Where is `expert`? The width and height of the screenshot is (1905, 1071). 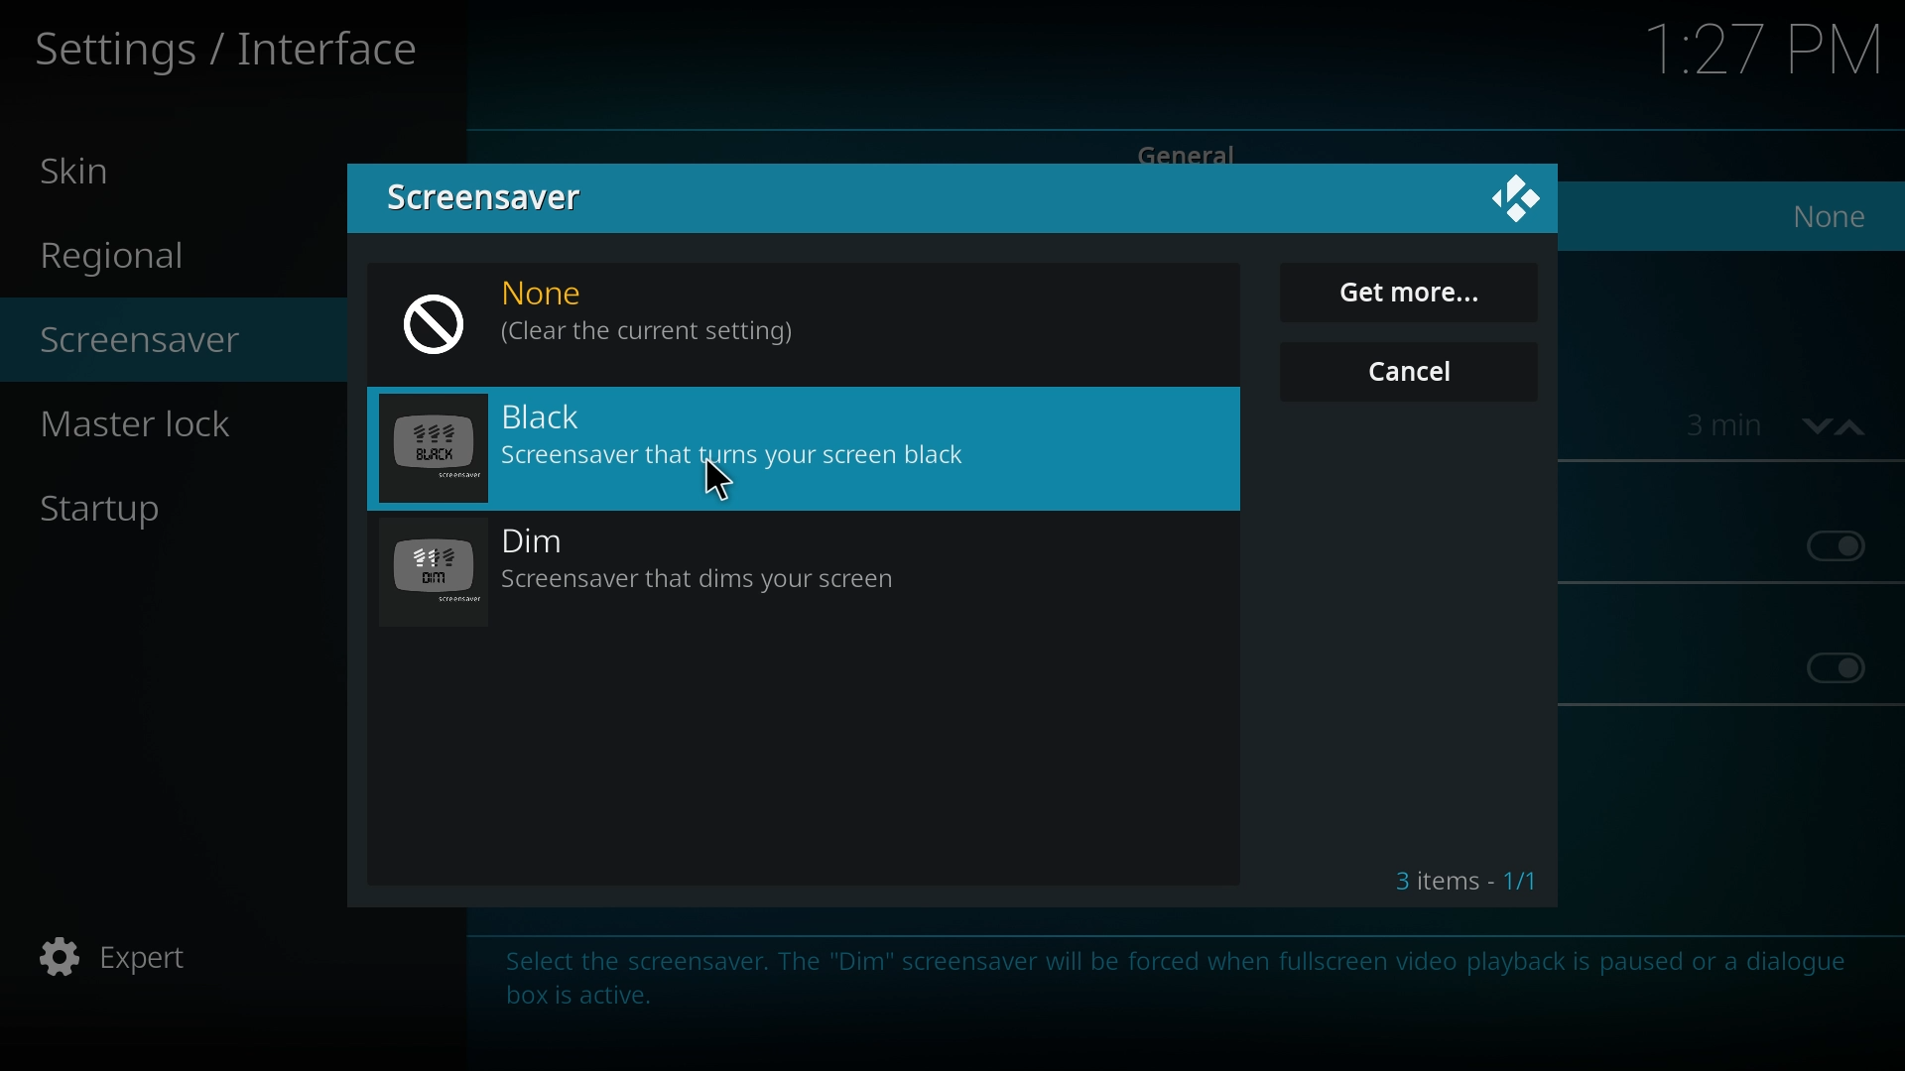 expert is located at coordinates (159, 955).